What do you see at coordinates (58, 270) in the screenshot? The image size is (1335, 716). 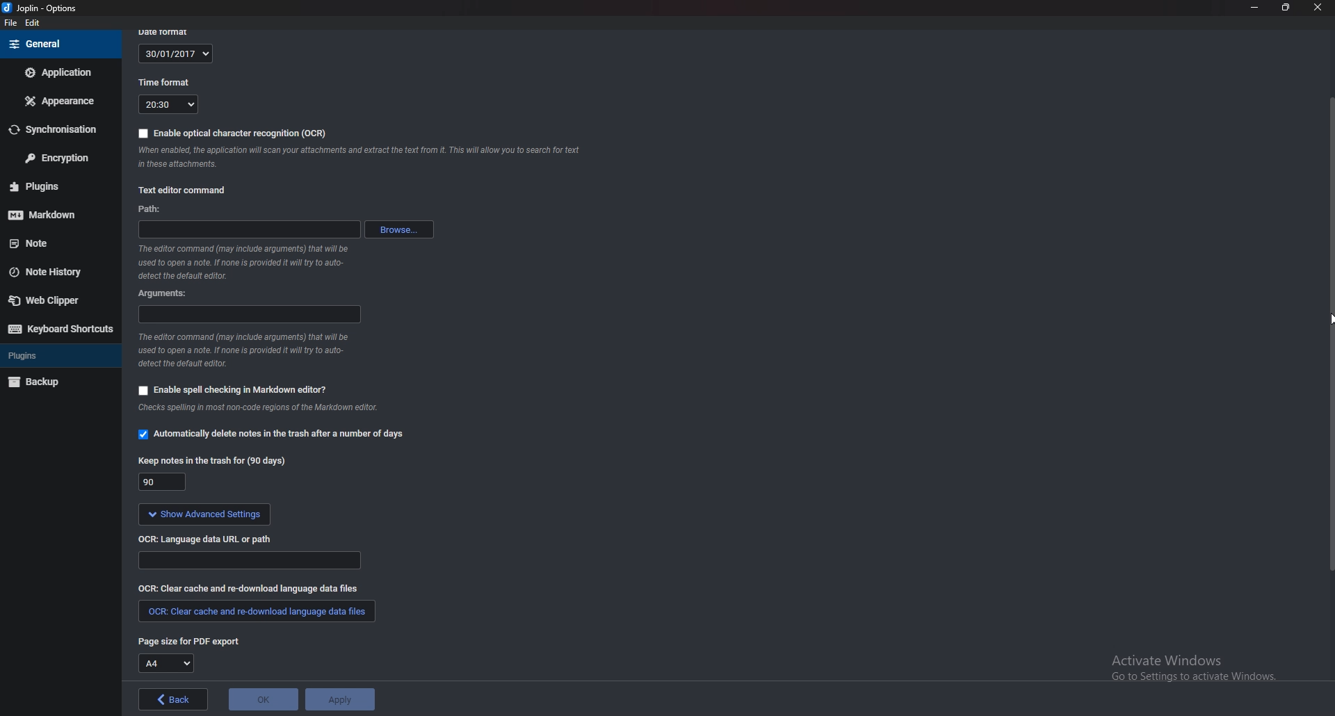 I see `Note history` at bounding box center [58, 270].